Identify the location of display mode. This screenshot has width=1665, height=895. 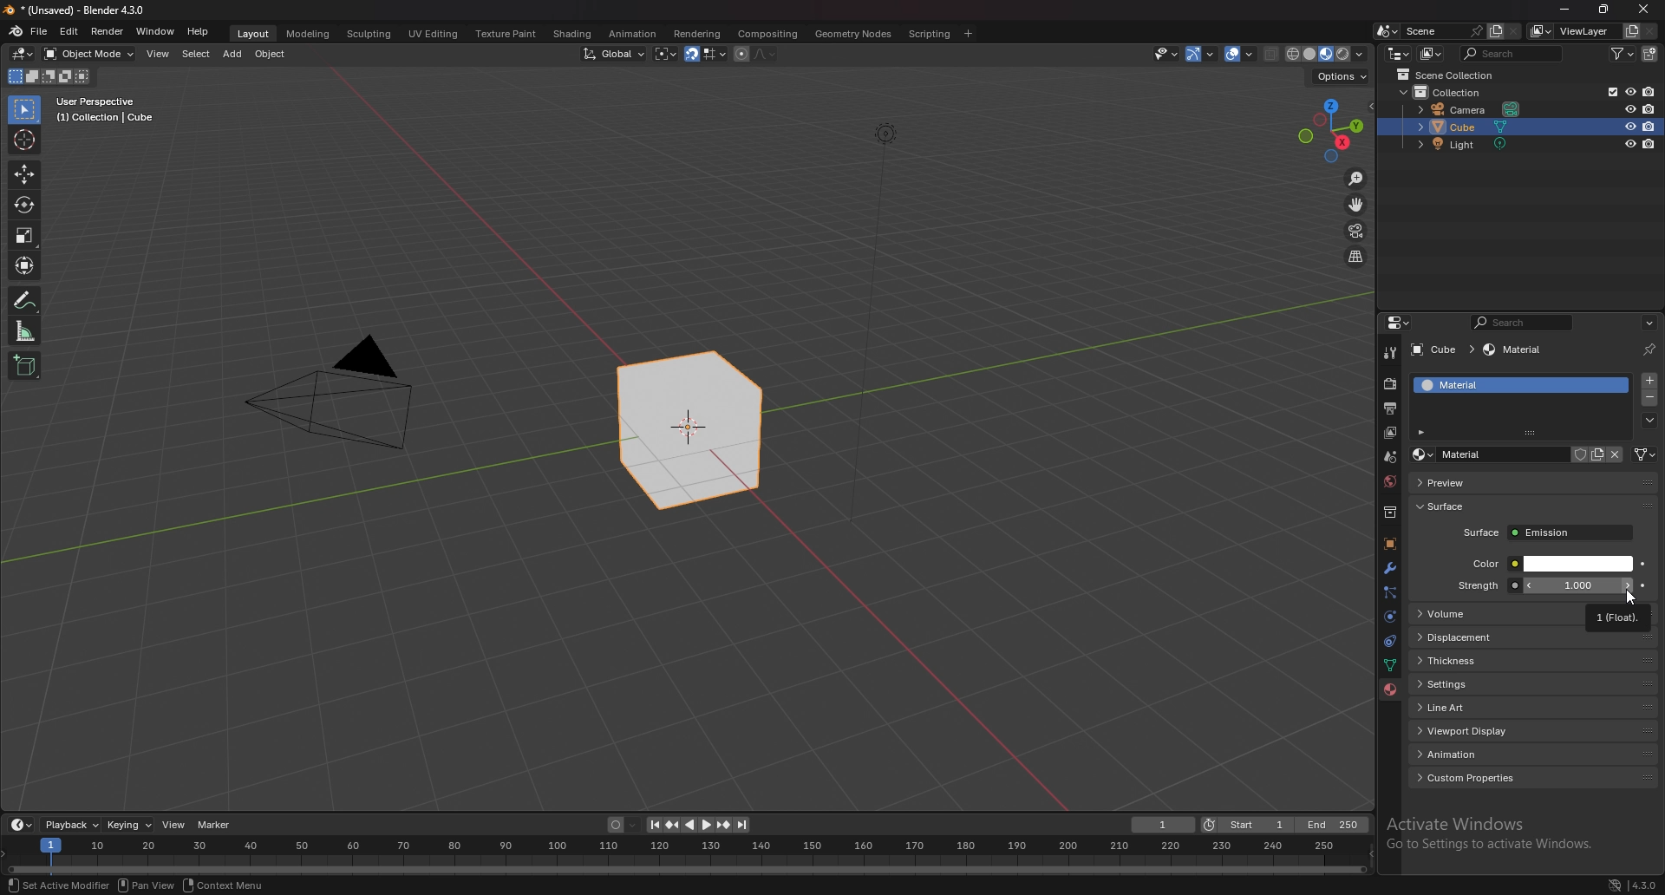
(1433, 54).